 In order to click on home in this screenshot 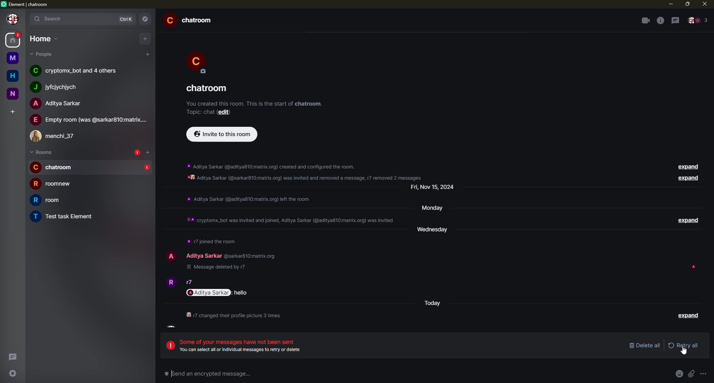, I will do `click(43, 38)`.